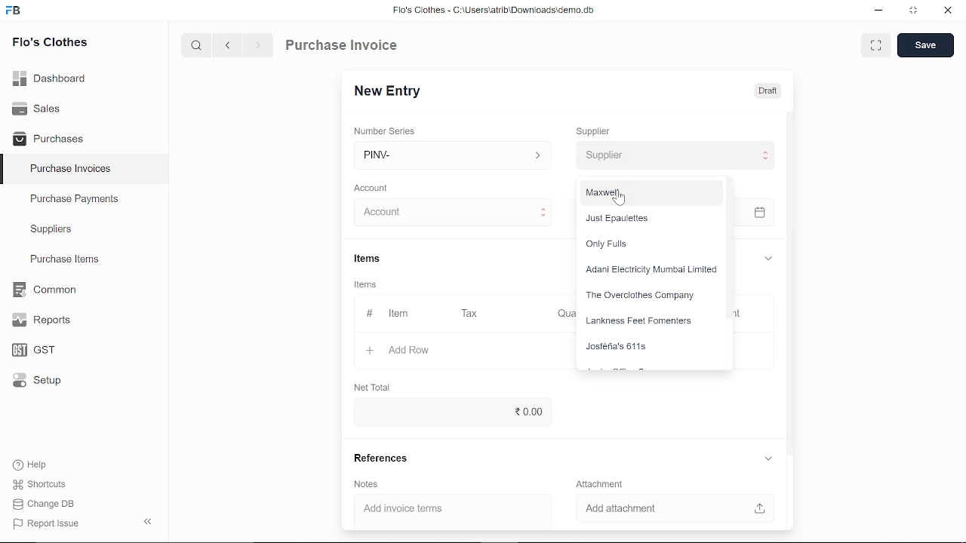 The image size is (966, 543). I want to click on J Report Issue, so click(44, 523).